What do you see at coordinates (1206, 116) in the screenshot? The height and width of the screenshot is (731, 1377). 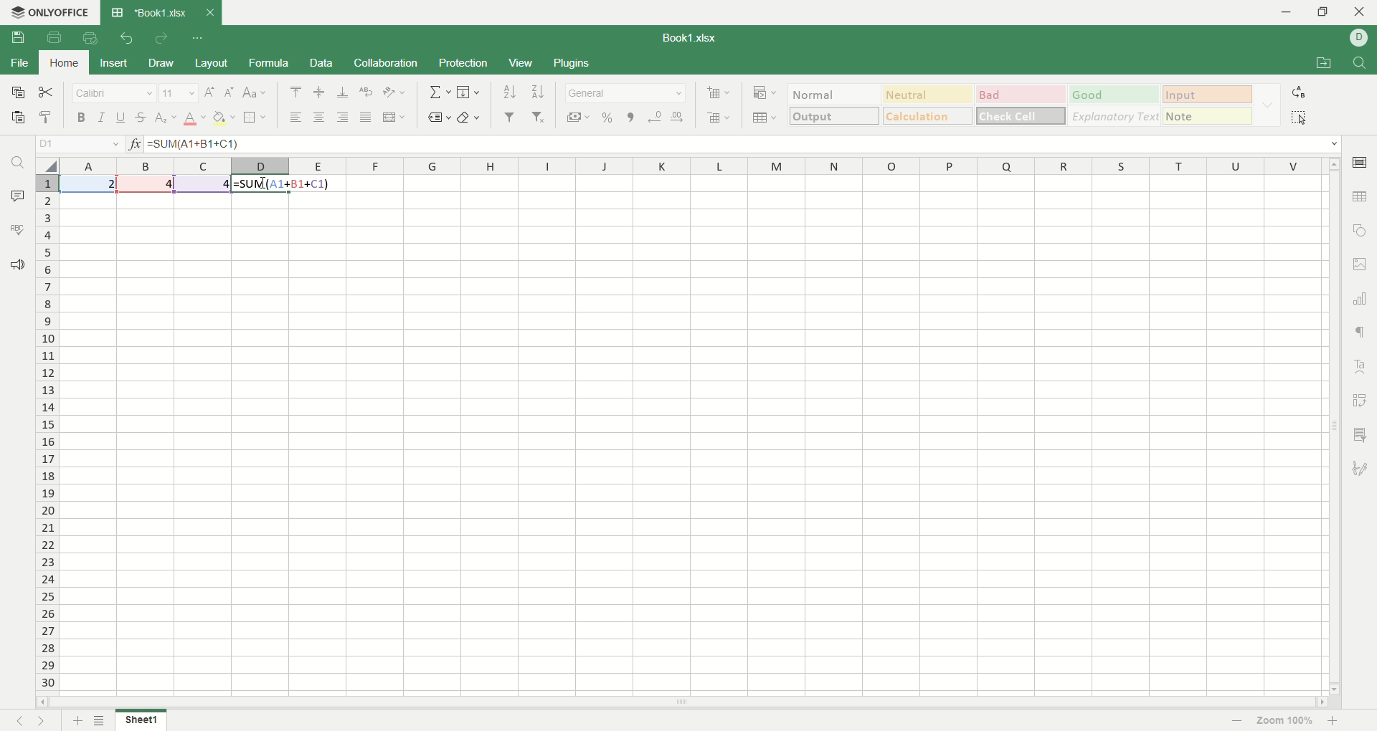 I see `note` at bounding box center [1206, 116].